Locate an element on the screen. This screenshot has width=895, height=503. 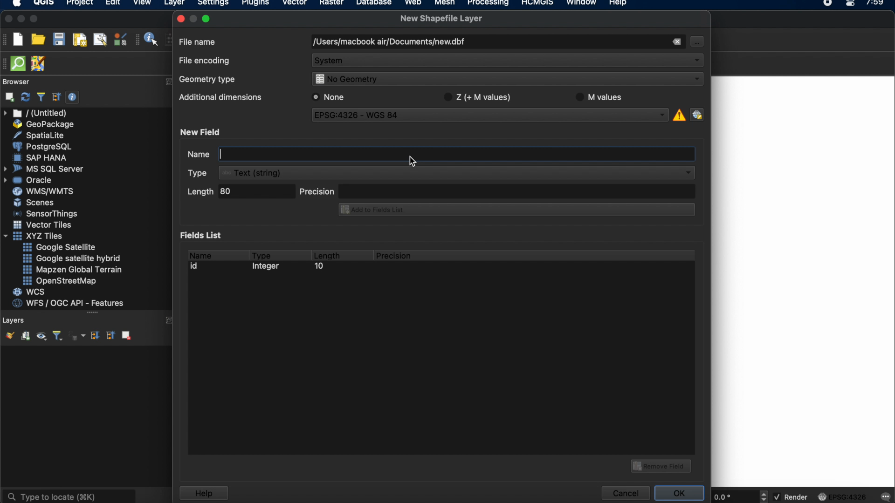
new shaoefile layer is located at coordinates (441, 19).